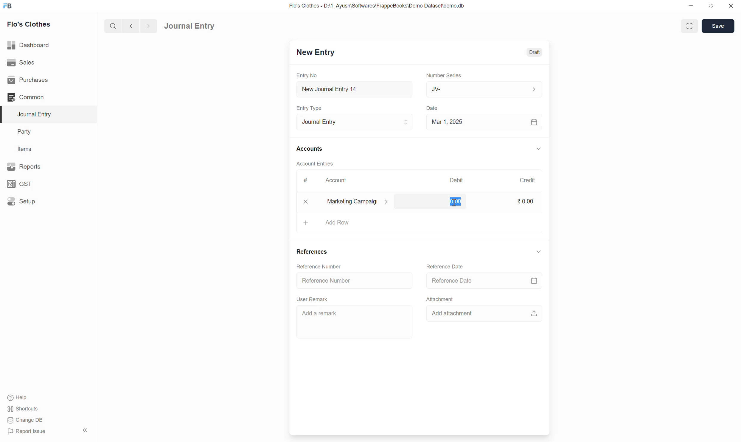 Image resolution: width=741 pixels, height=442 pixels. Describe the element at coordinates (327, 280) in the screenshot. I see `Reference Number` at that location.